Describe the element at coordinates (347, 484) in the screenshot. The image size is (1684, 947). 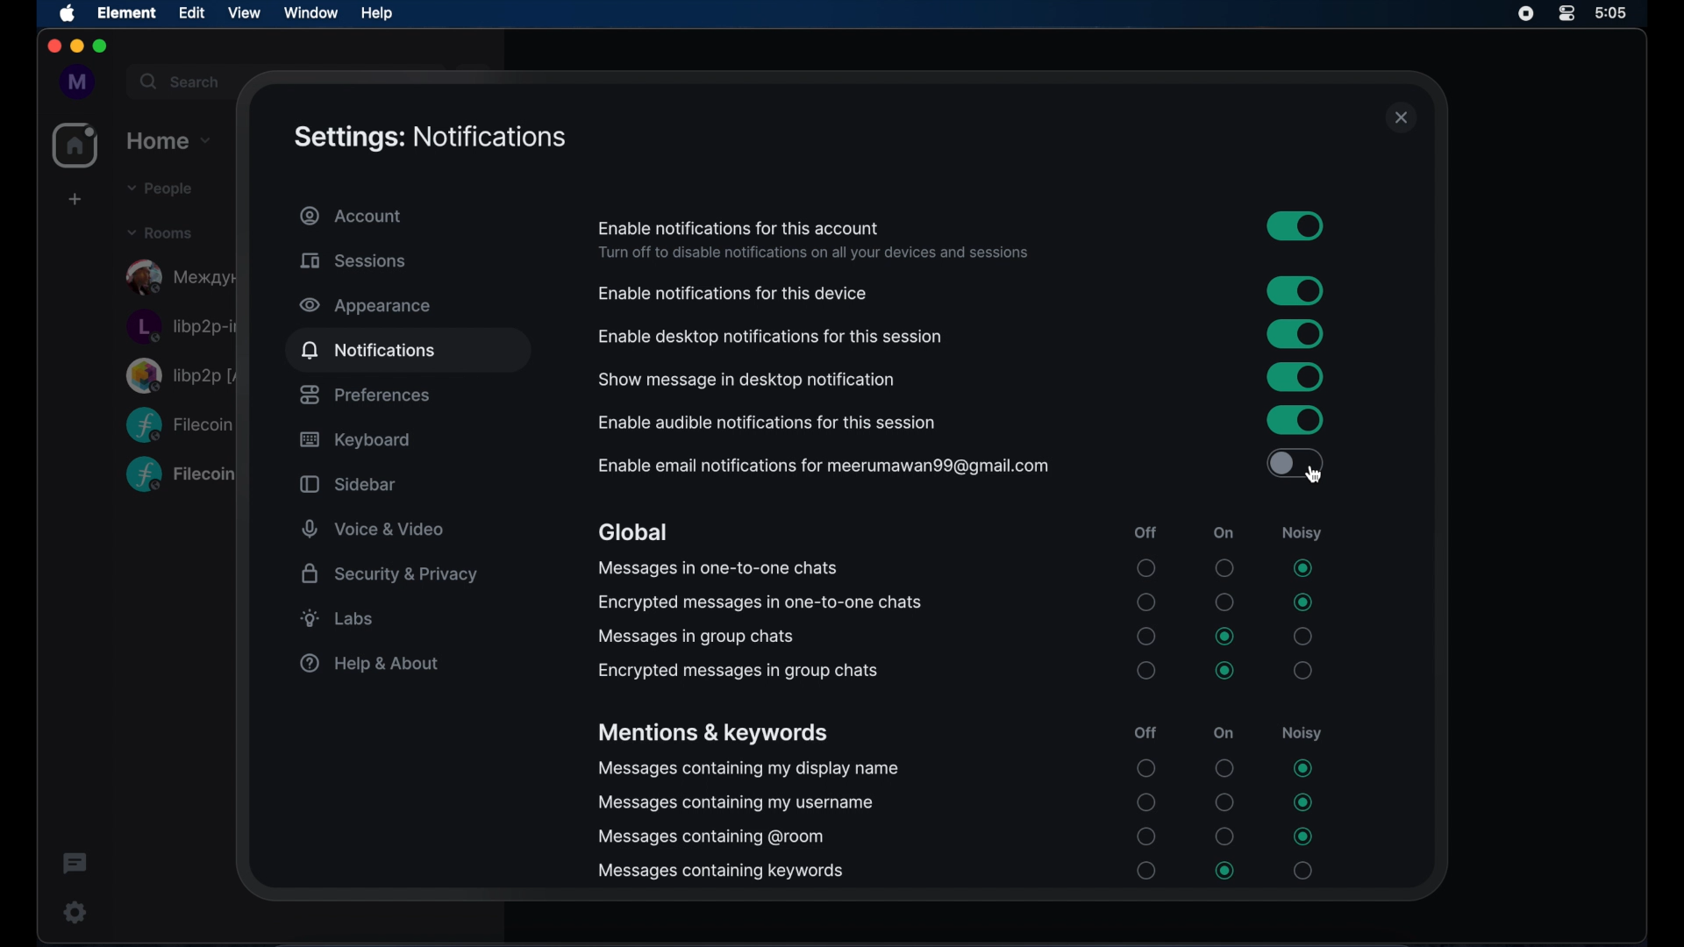
I see `sidebar` at that location.